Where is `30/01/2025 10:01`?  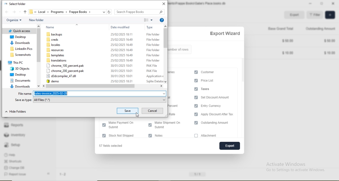
30/01/2025 10:01 is located at coordinates (121, 76).